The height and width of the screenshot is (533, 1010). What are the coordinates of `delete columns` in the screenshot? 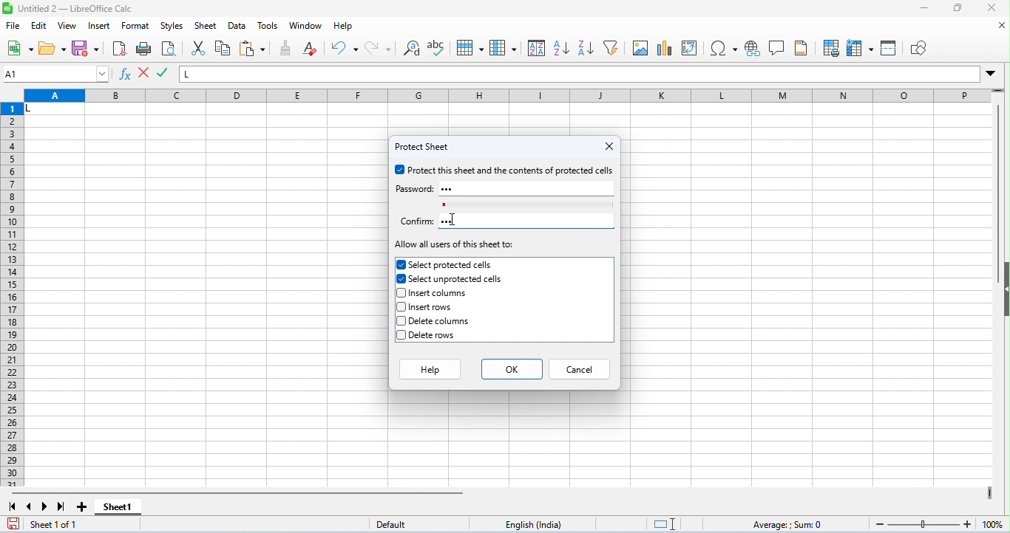 It's located at (435, 321).